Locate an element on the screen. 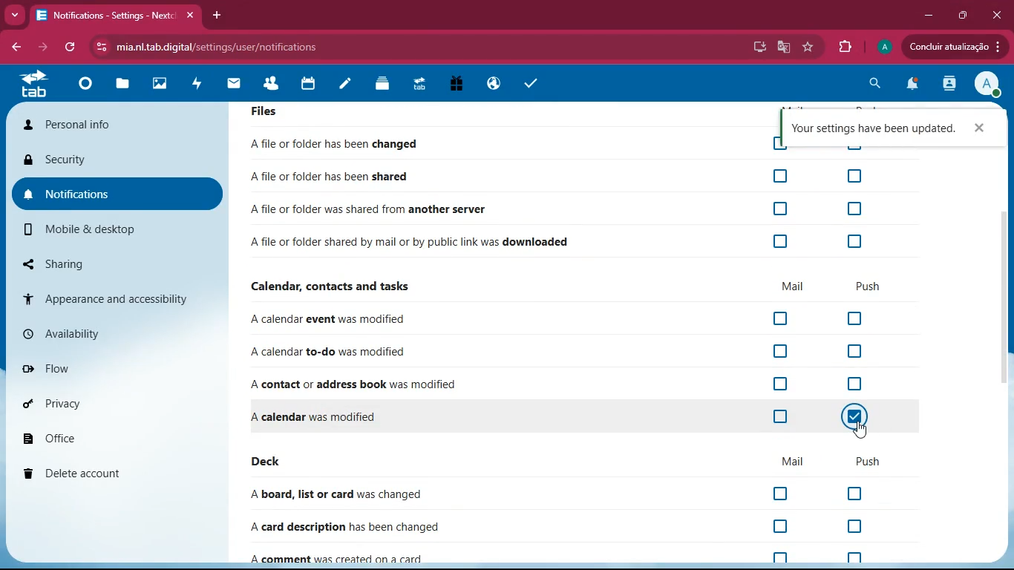  off is located at coordinates (854, 527).